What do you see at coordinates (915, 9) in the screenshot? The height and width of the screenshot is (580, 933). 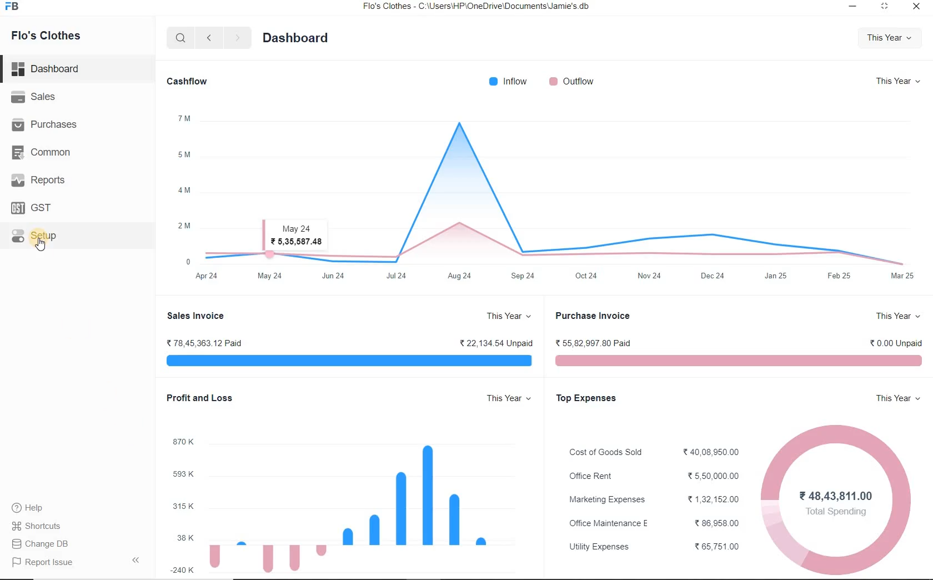 I see `close` at bounding box center [915, 9].